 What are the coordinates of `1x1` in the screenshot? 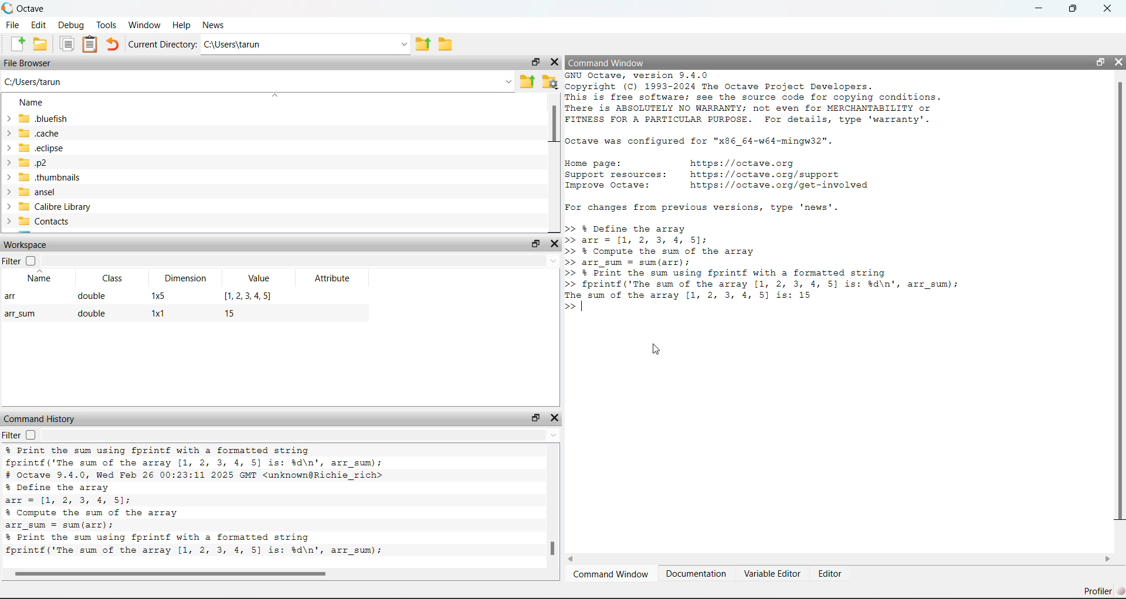 It's located at (157, 313).